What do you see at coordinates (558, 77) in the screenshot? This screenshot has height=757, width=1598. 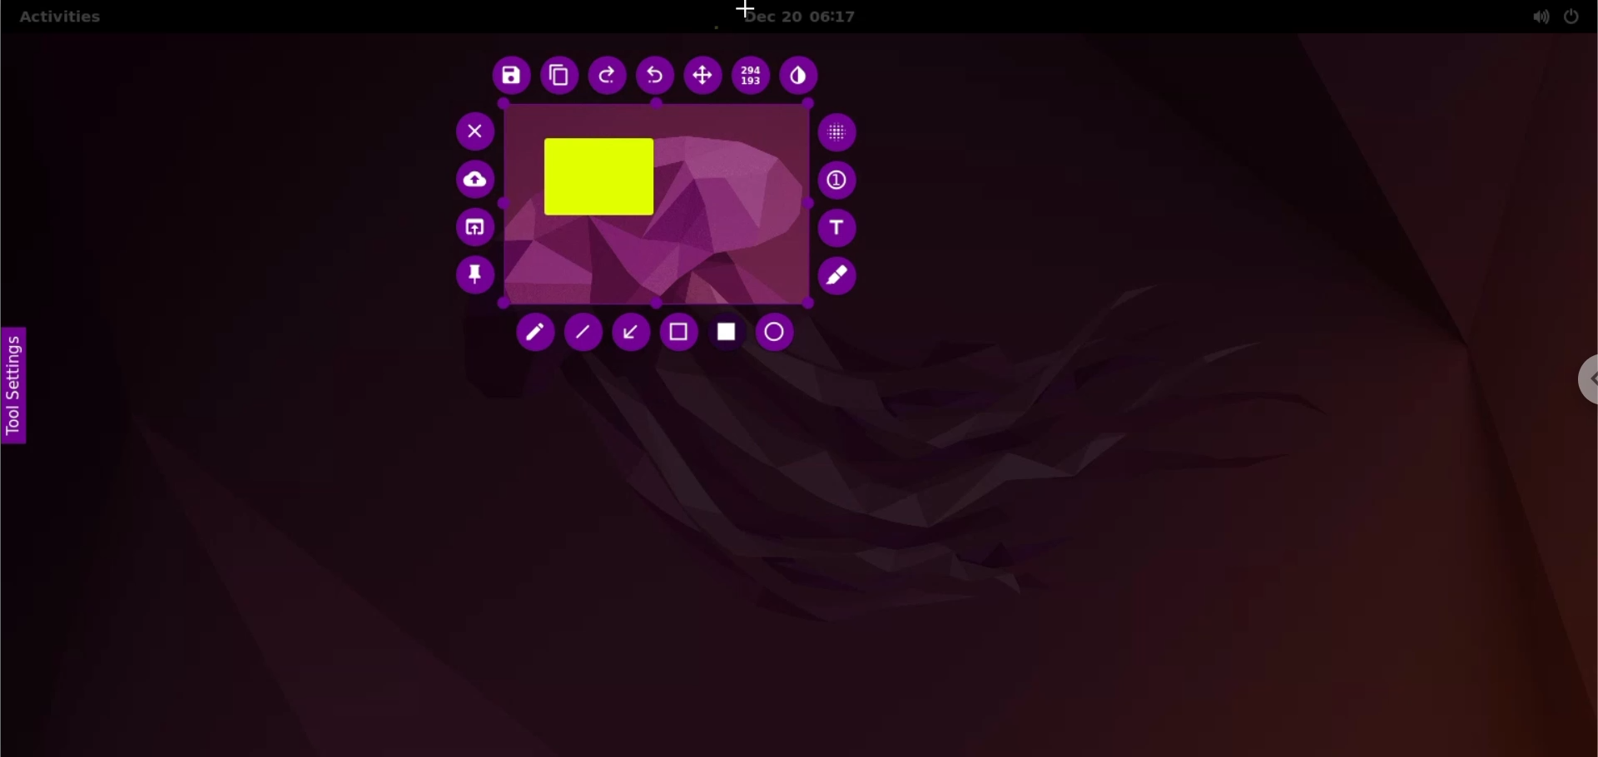 I see `copy to clipboard` at bounding box center [558, 77].